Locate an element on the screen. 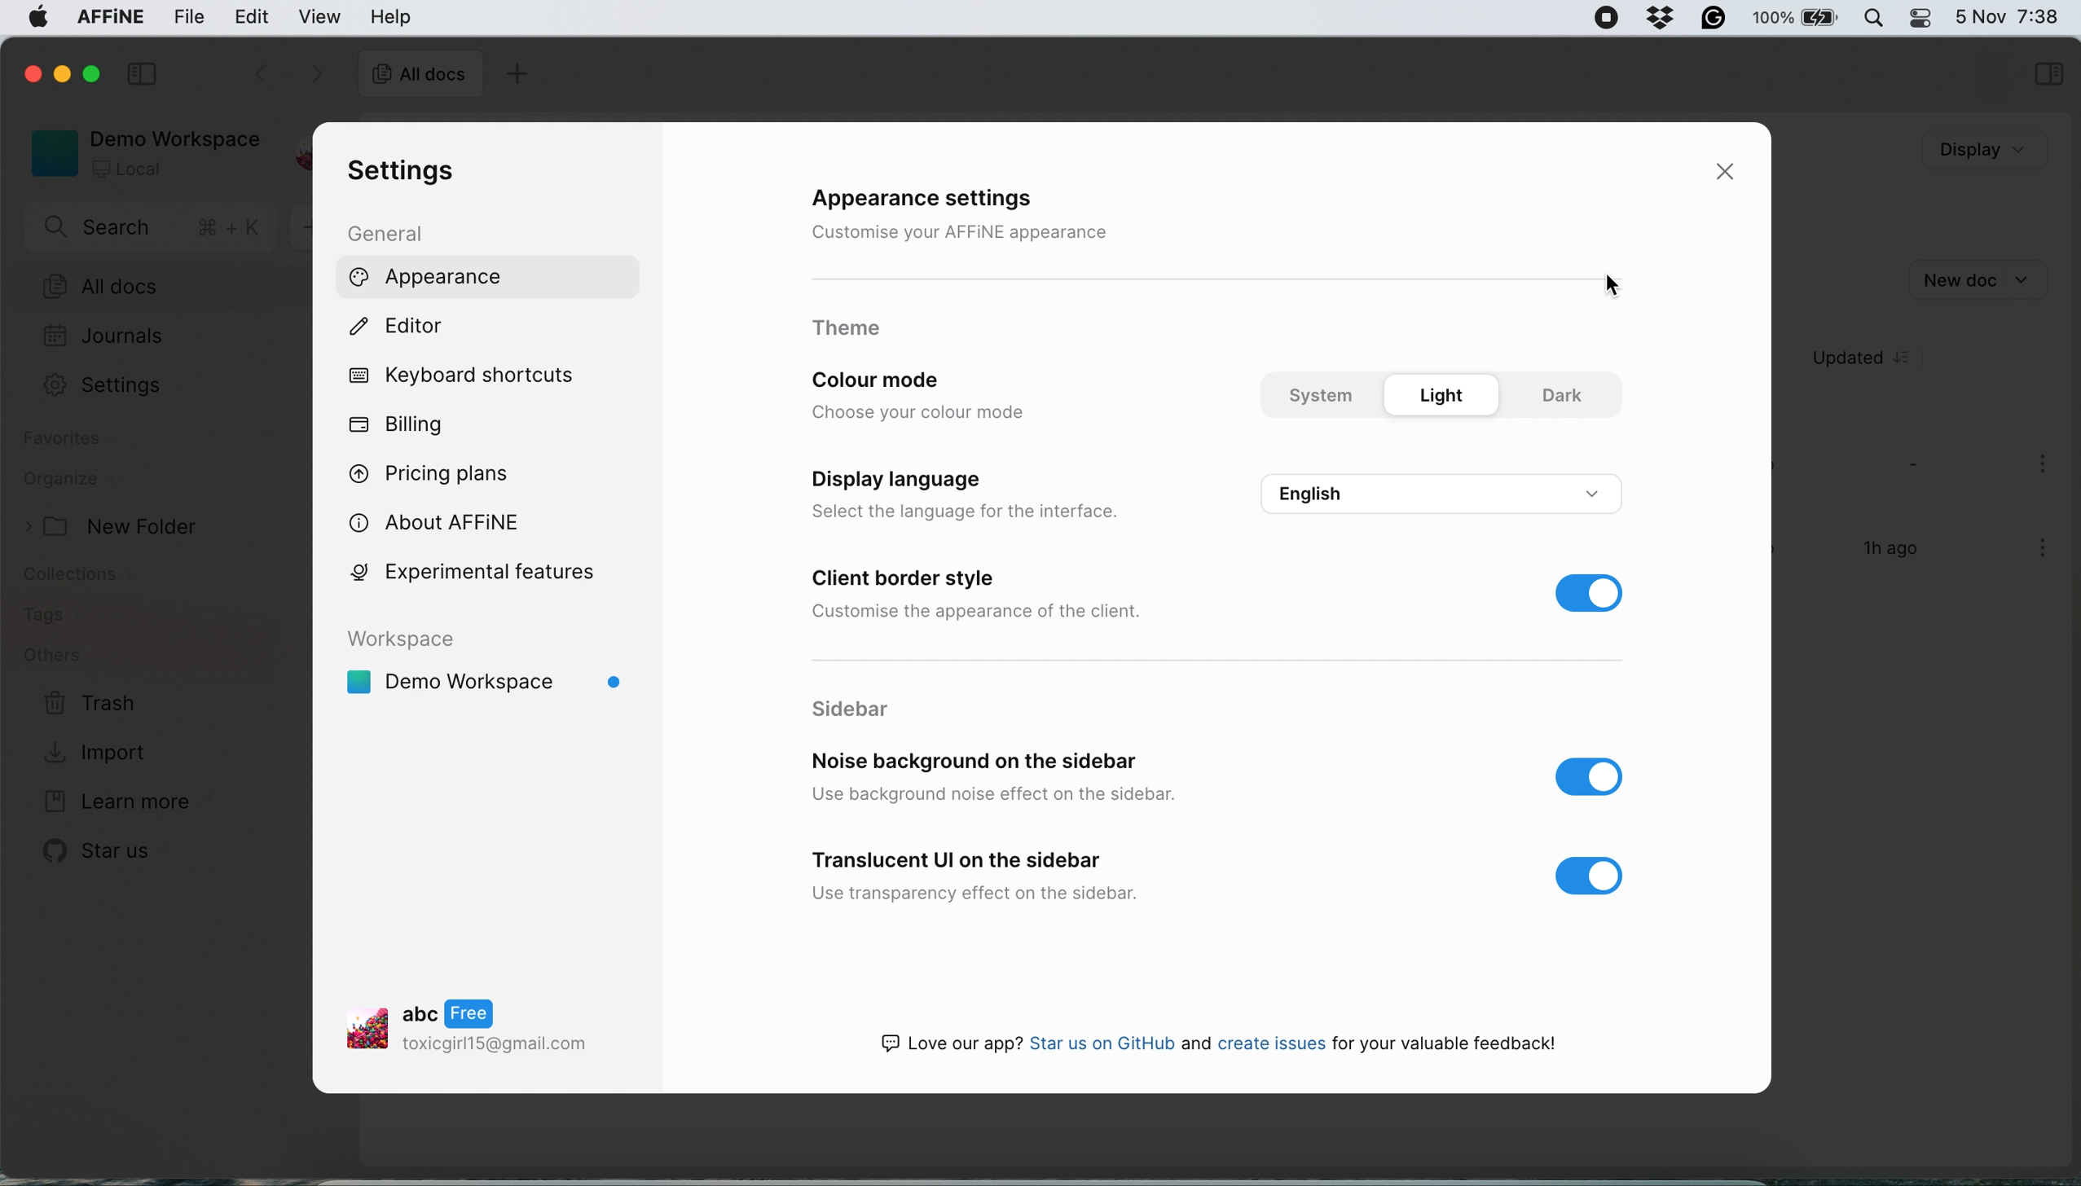 The height and width of the screenshot is (1186, 2081). organize is located at coordinates (68, 479).